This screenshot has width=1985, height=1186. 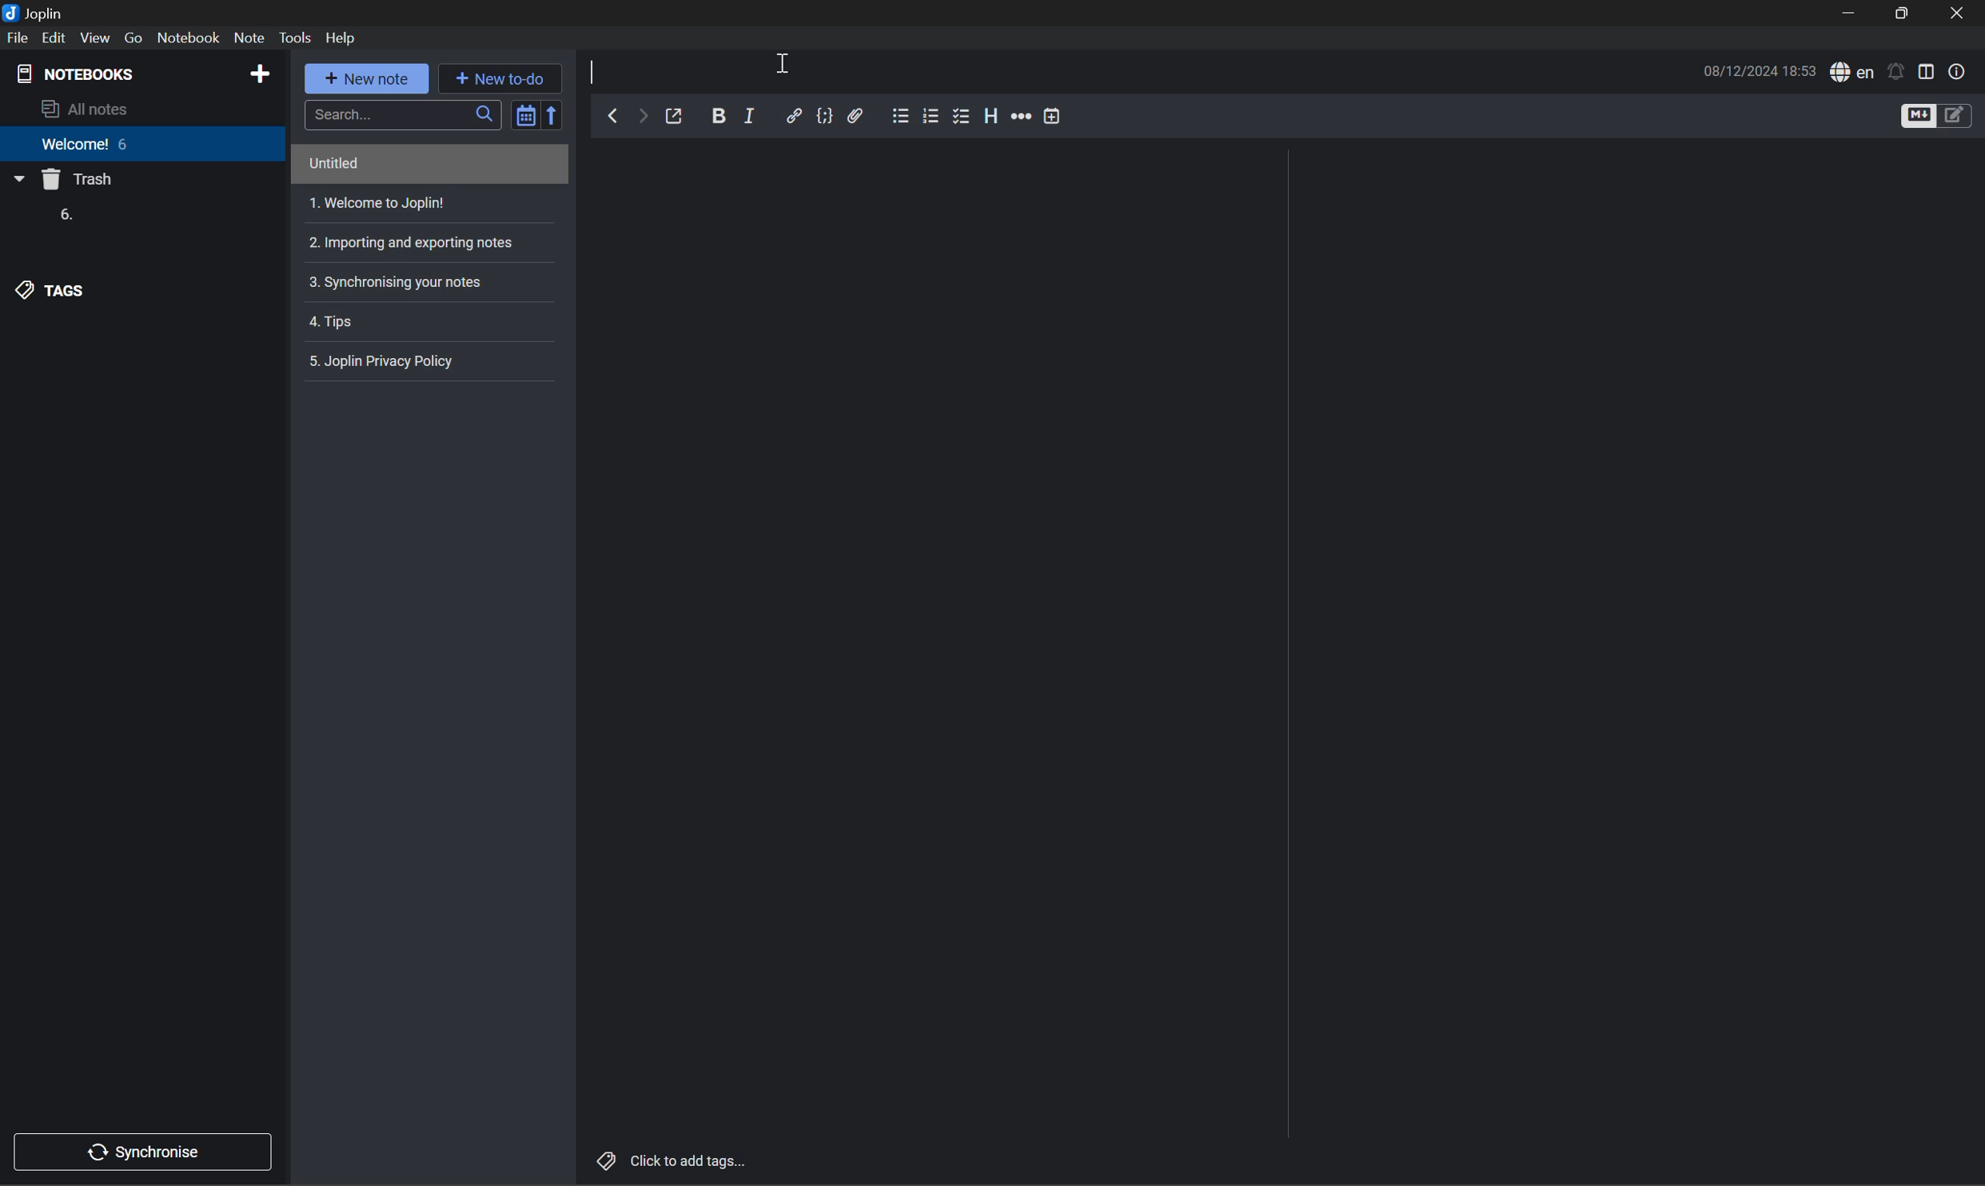 What do you see at coordinates (639, 117) in the screenshot?
I see `Forward` at bounding box center [639, 117].